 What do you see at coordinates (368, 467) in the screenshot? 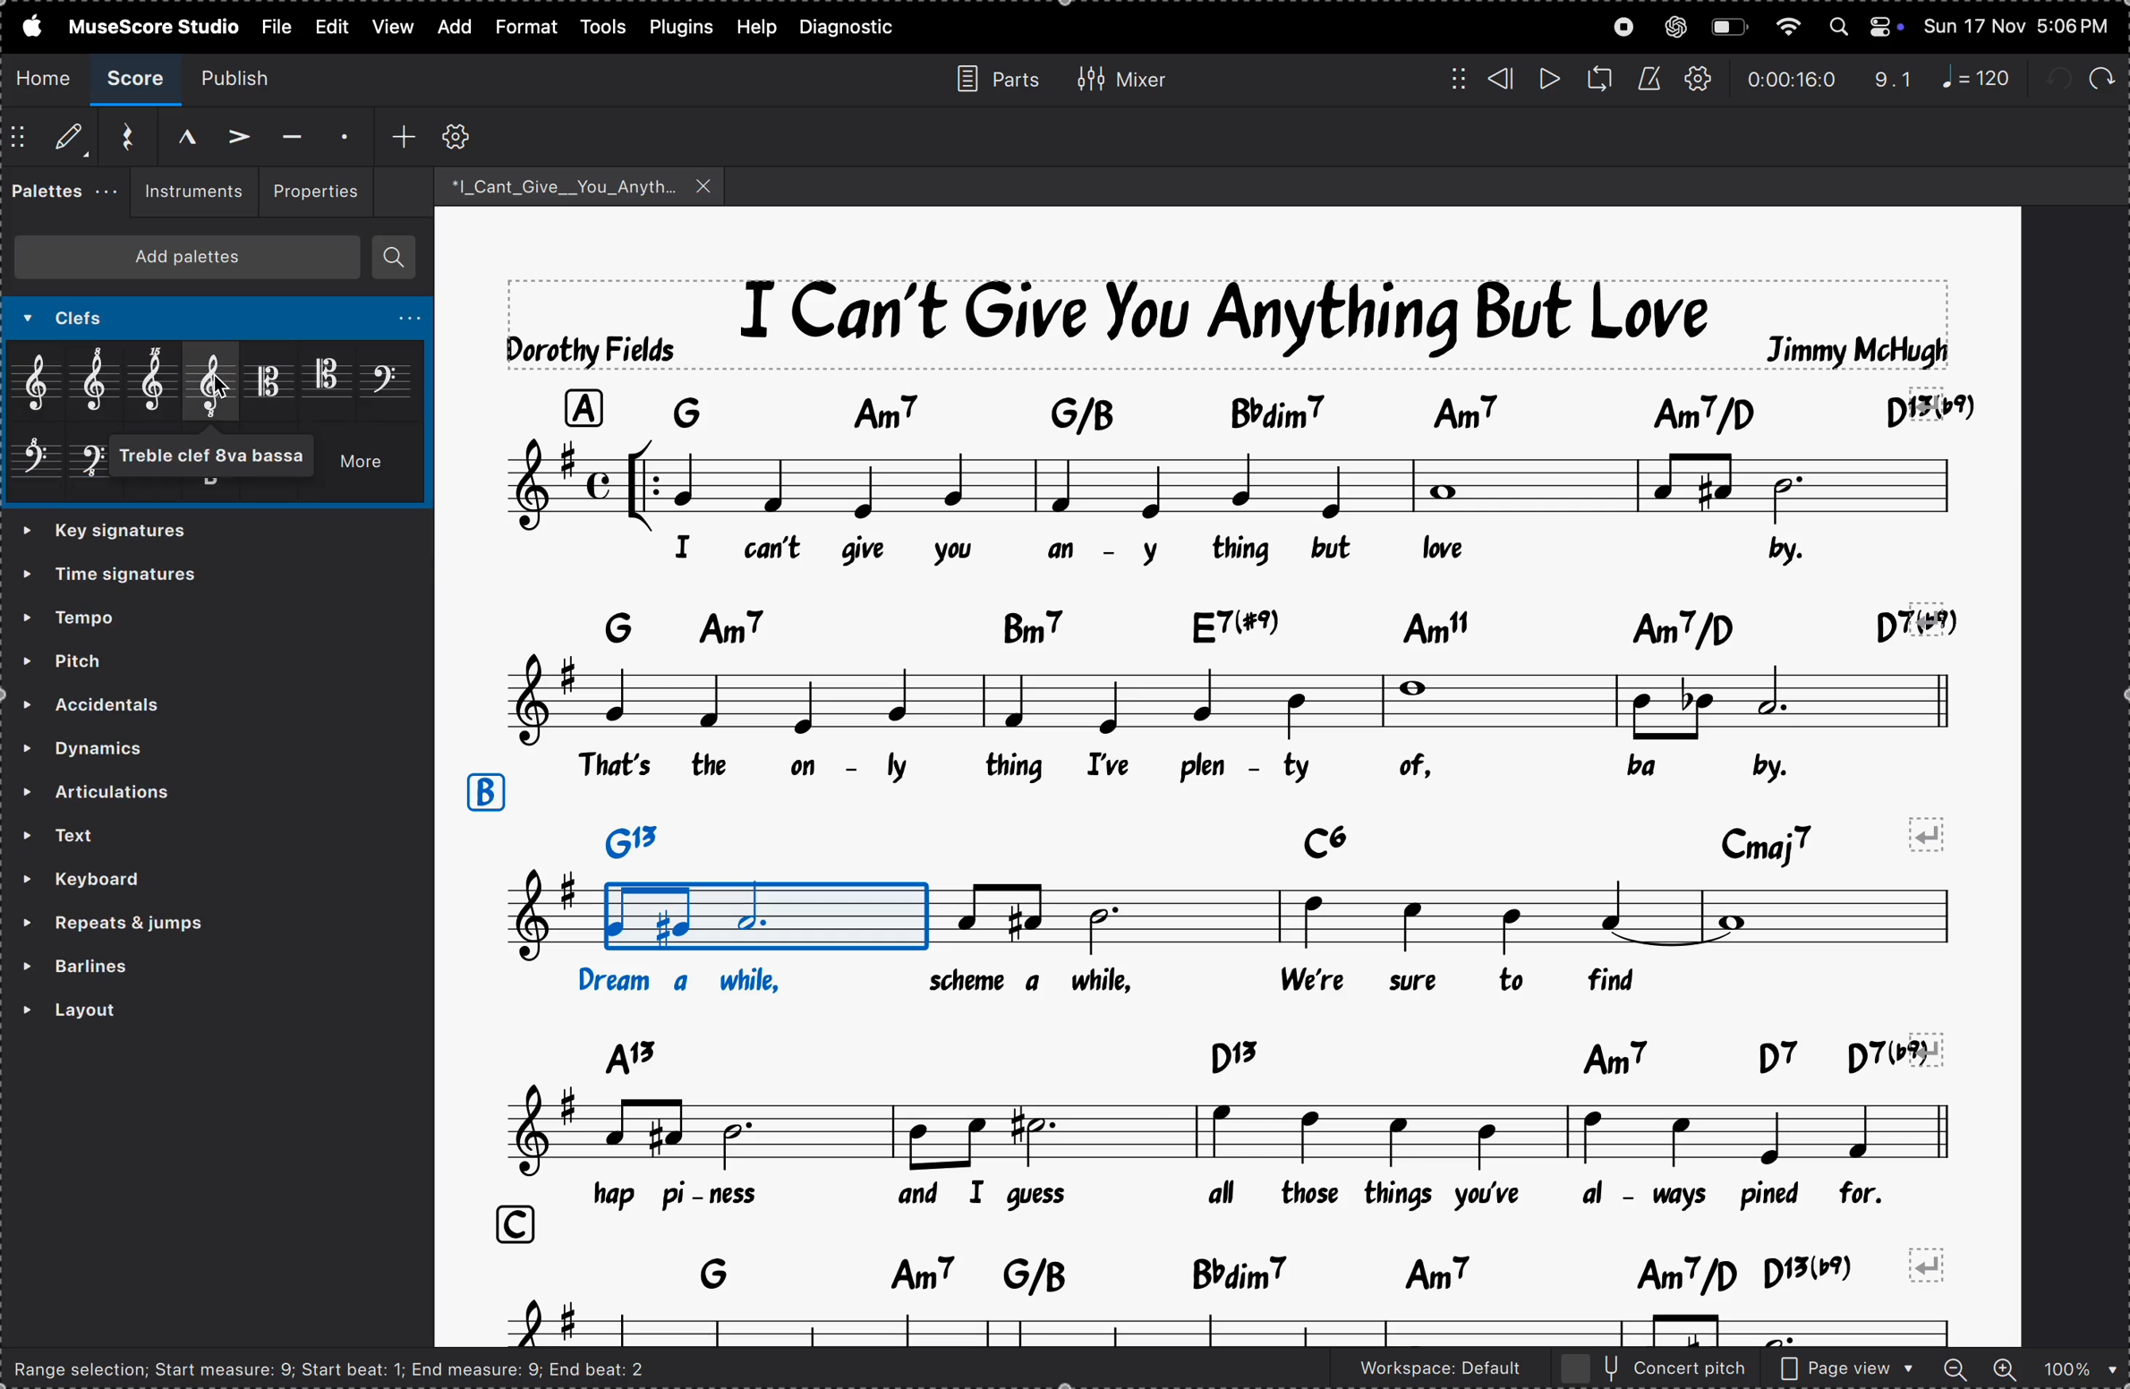
I see `More` at bounding box center [368, 467].